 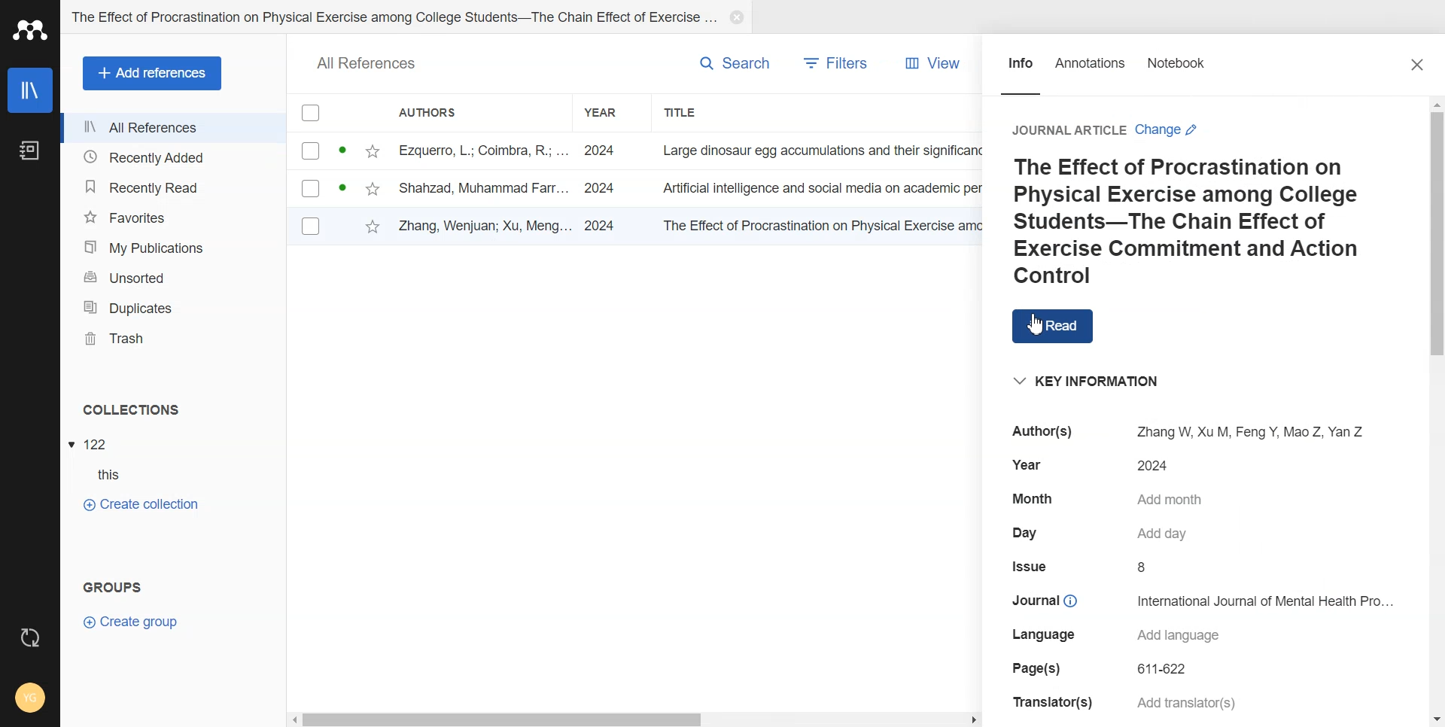 What do you see at coordinates (27, 694) in the screenshot?
I see `Account` at bounding box center [27, 694].